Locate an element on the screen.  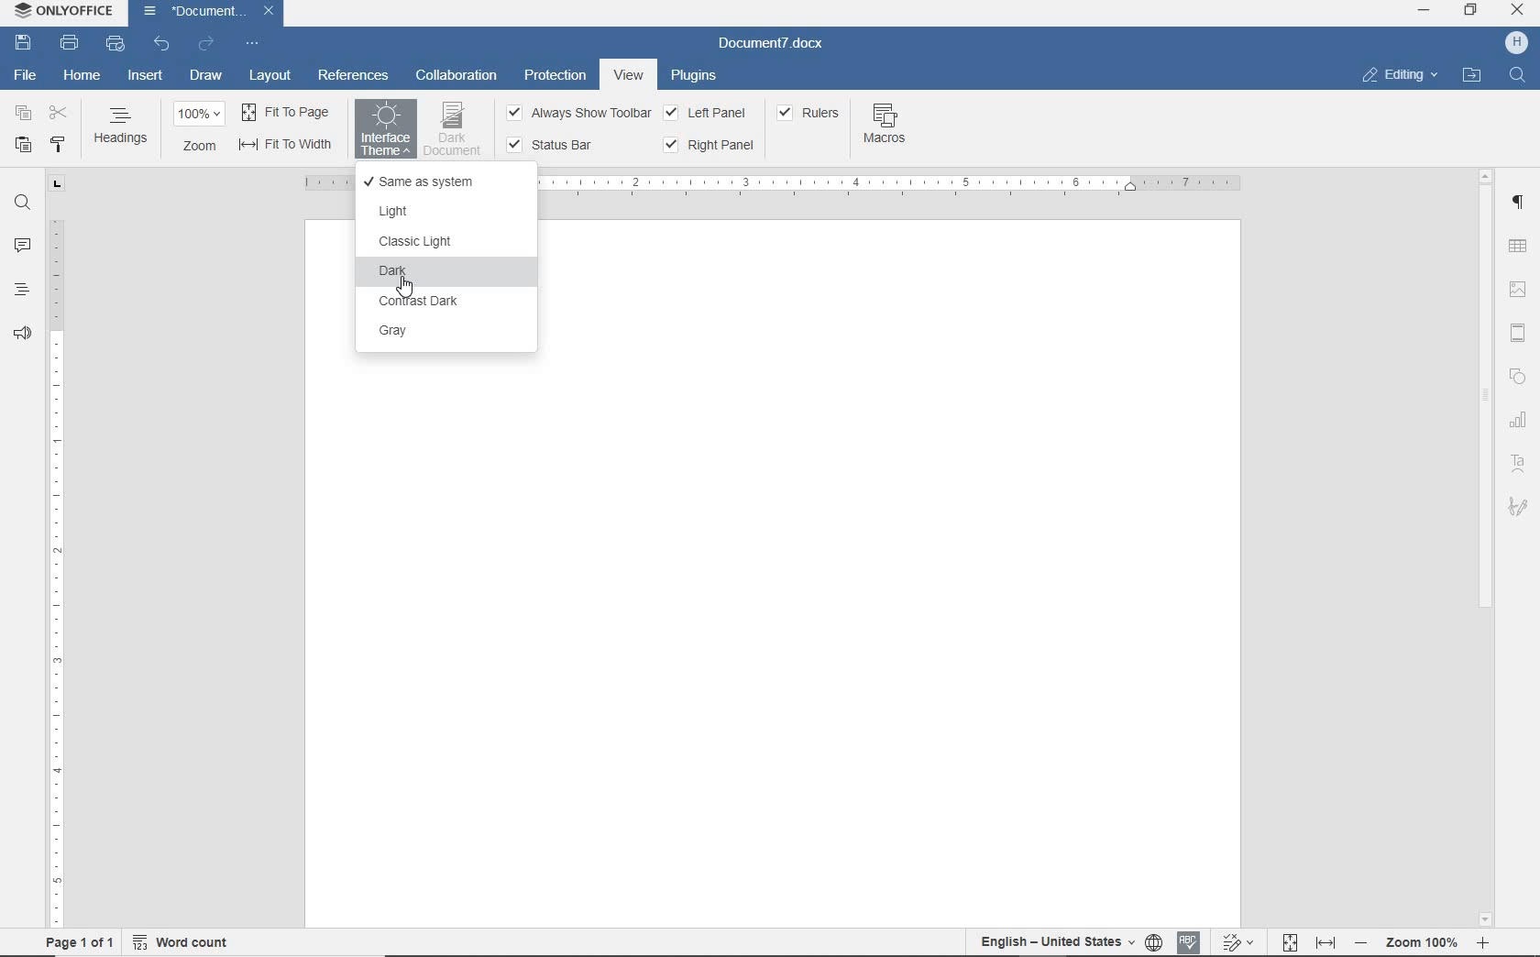
FIT TO WIDTH is located at coordinates (1326, 941).